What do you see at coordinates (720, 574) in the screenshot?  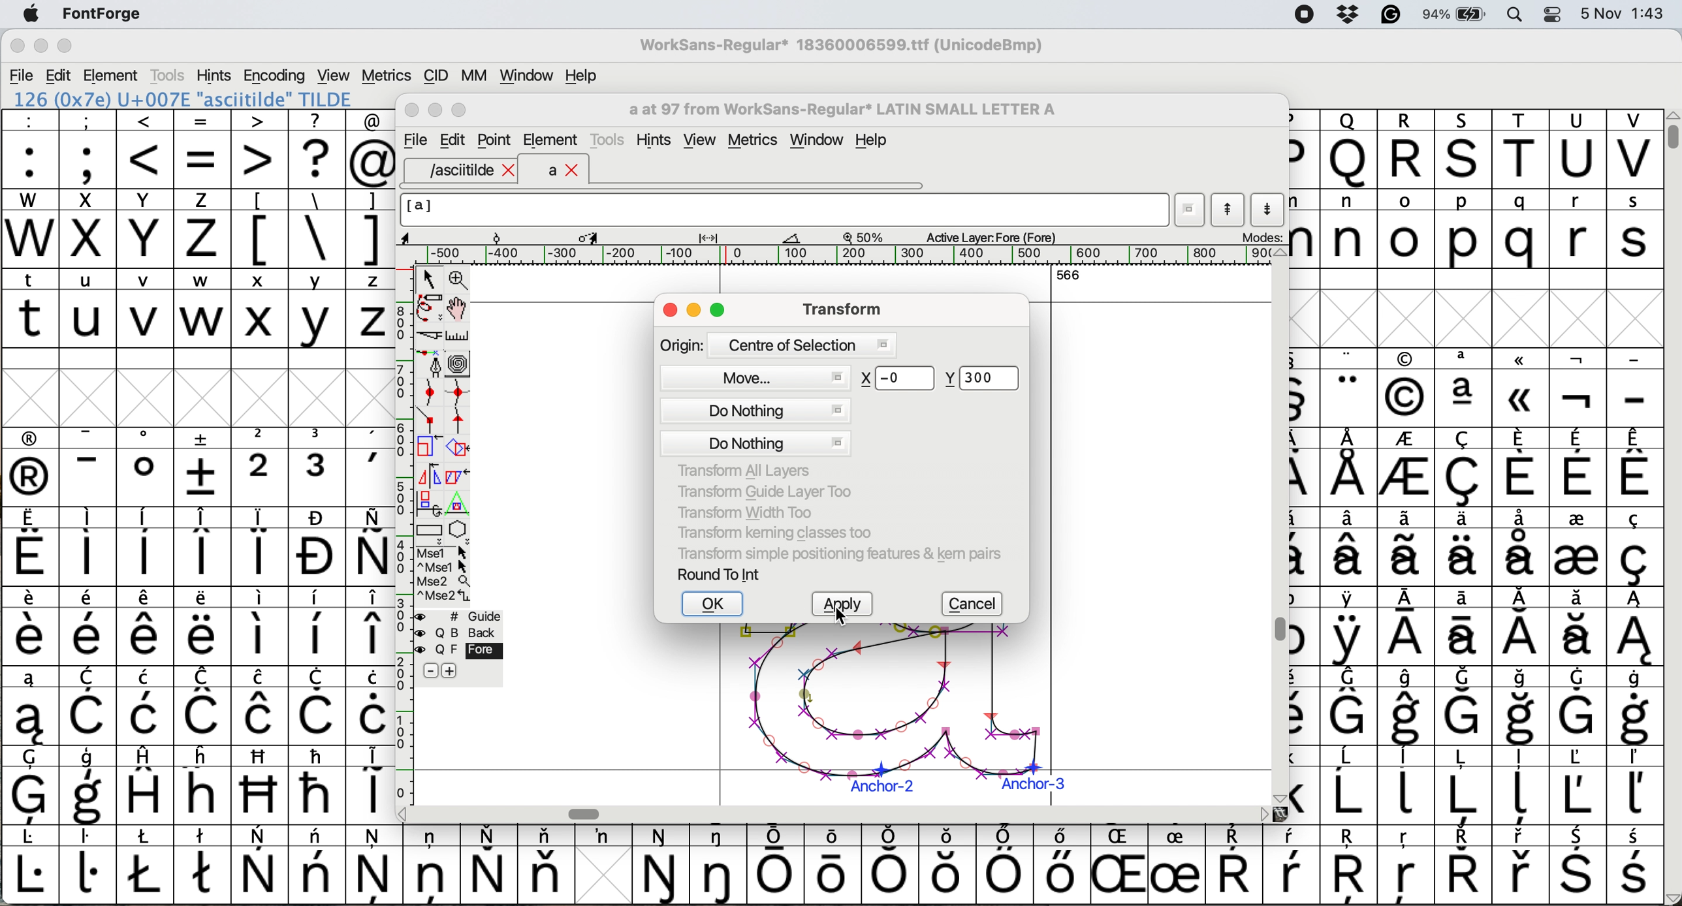 I see `round to int` at bounding box center [720, 574].